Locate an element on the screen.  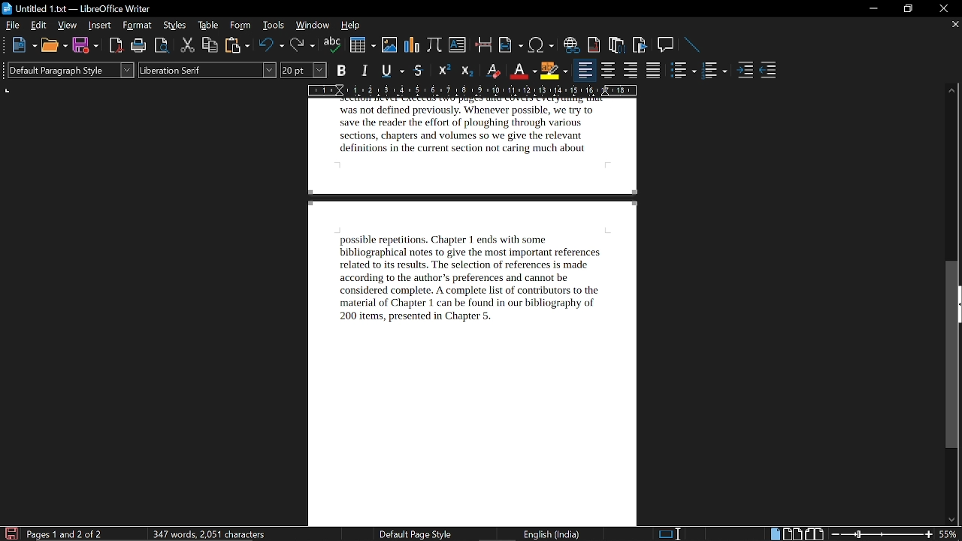
font size is located at coordinates (304, 70).